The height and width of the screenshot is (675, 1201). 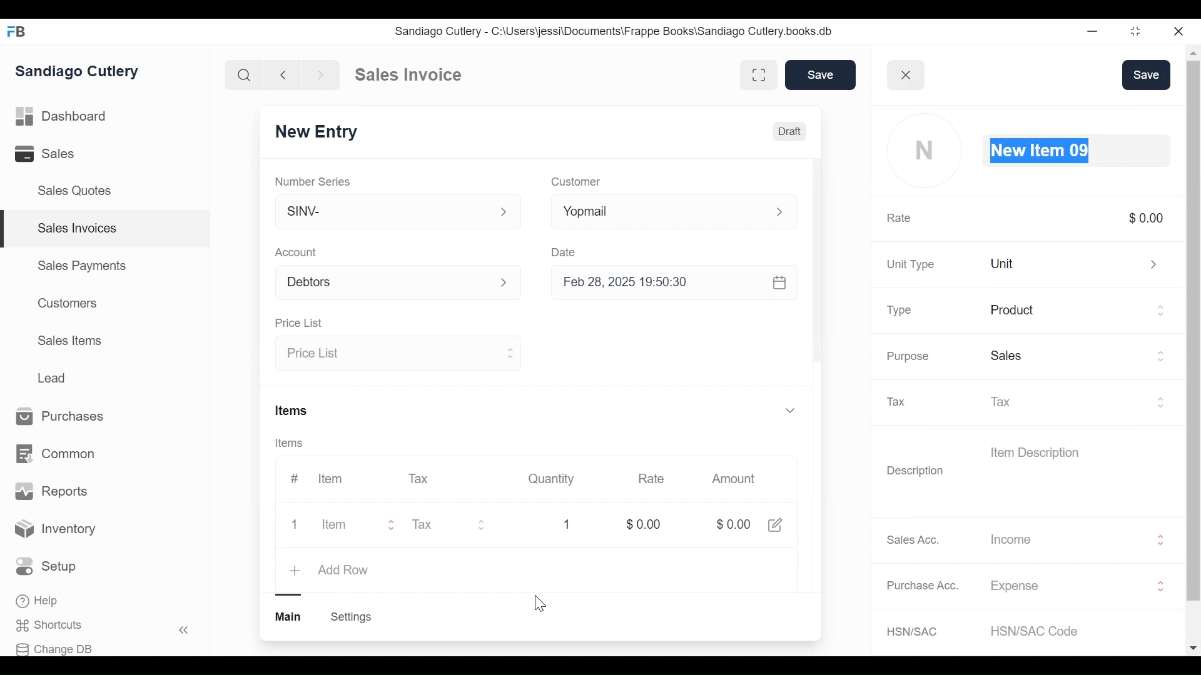 What do you see at coordinates (901, 311) in the screenshot?
I see `Type` at bounding box center [901, 311].